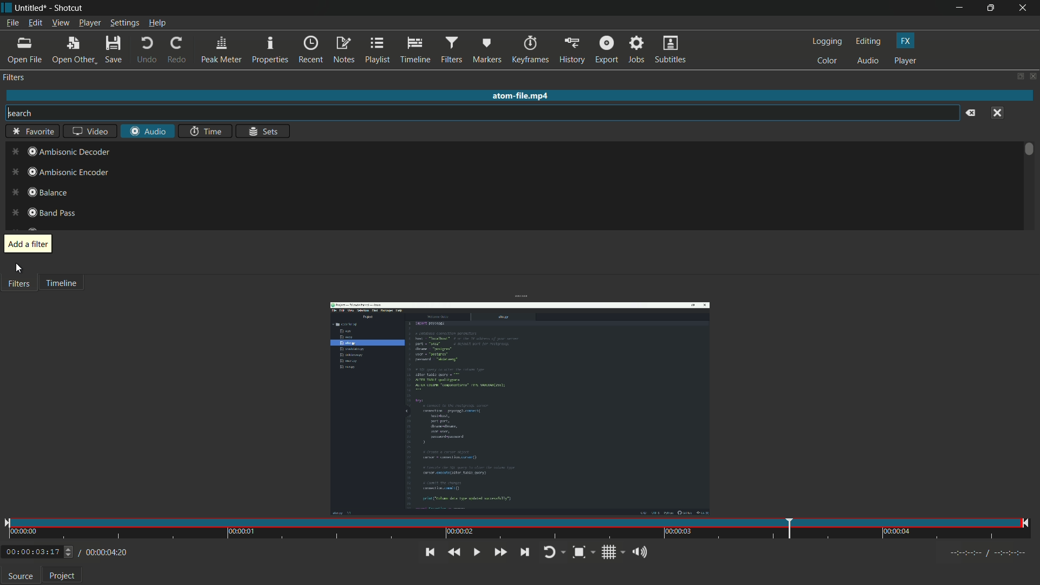 This screenshot has width=1040, height=585. Describe the element at coordinates (264, 132) in the screenshot. I see `sets` at that location.